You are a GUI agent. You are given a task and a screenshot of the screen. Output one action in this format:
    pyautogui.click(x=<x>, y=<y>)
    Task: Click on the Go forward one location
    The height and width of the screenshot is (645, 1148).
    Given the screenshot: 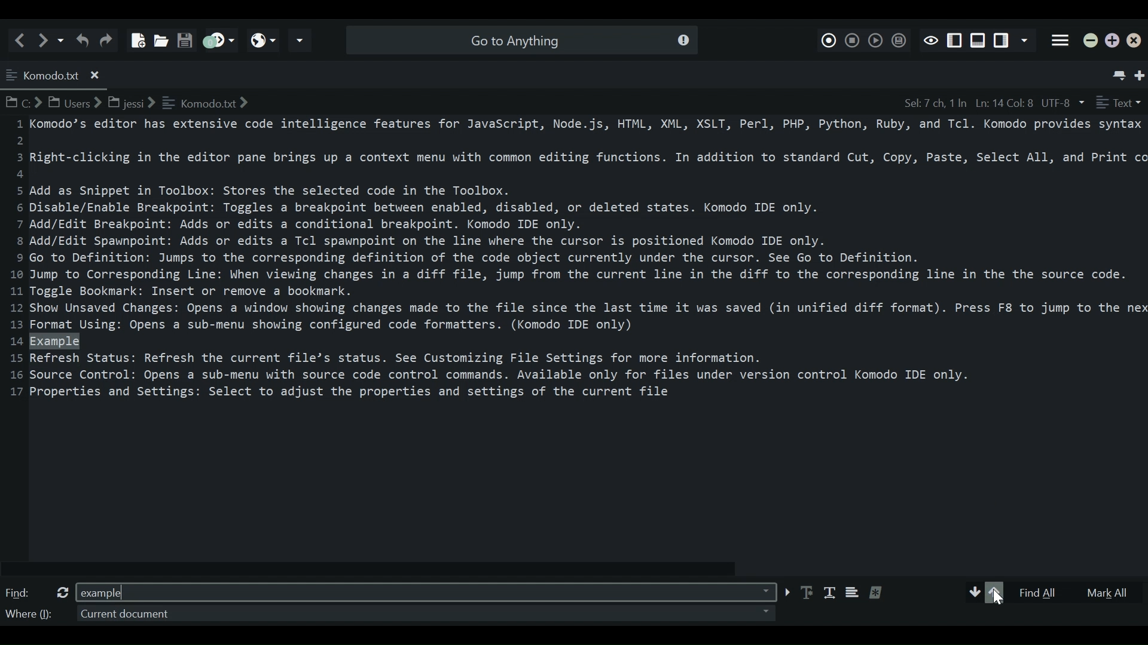 What is the action you would take?
    pyautogui.click(x=45, y=39)
    